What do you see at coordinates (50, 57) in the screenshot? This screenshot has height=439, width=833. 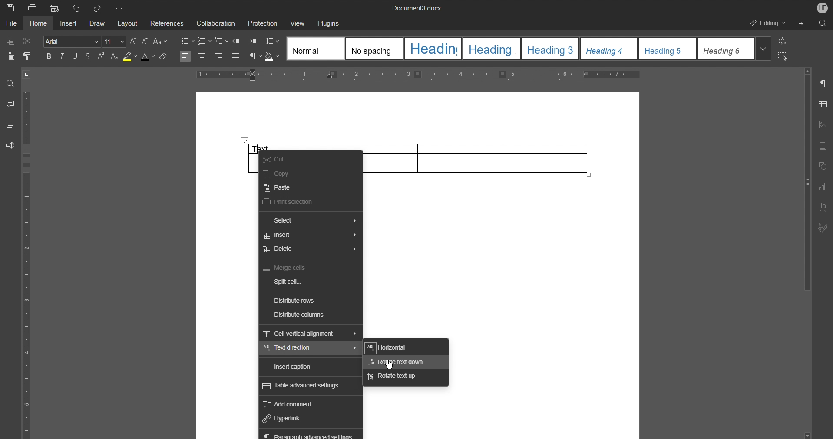 I see `Bold` at bounding box center [50, 57].